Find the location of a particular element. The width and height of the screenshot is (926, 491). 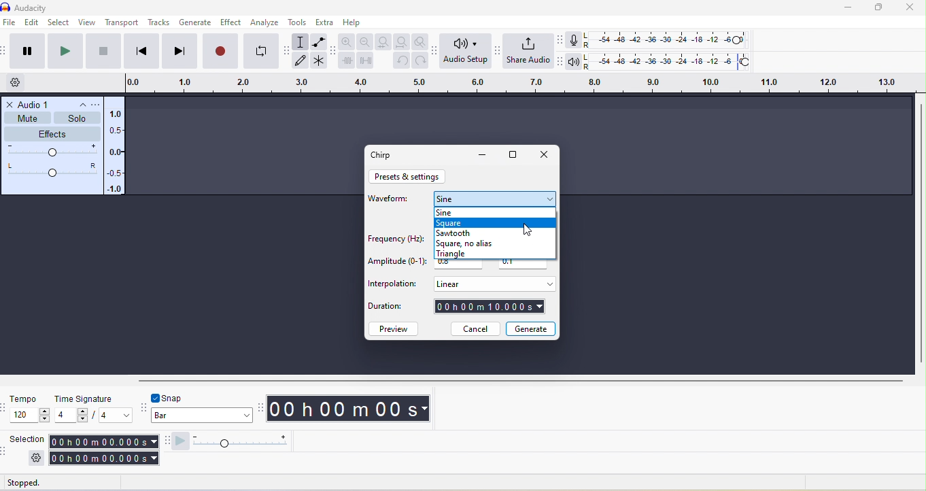

time signature is located at coordinates (82, 398).